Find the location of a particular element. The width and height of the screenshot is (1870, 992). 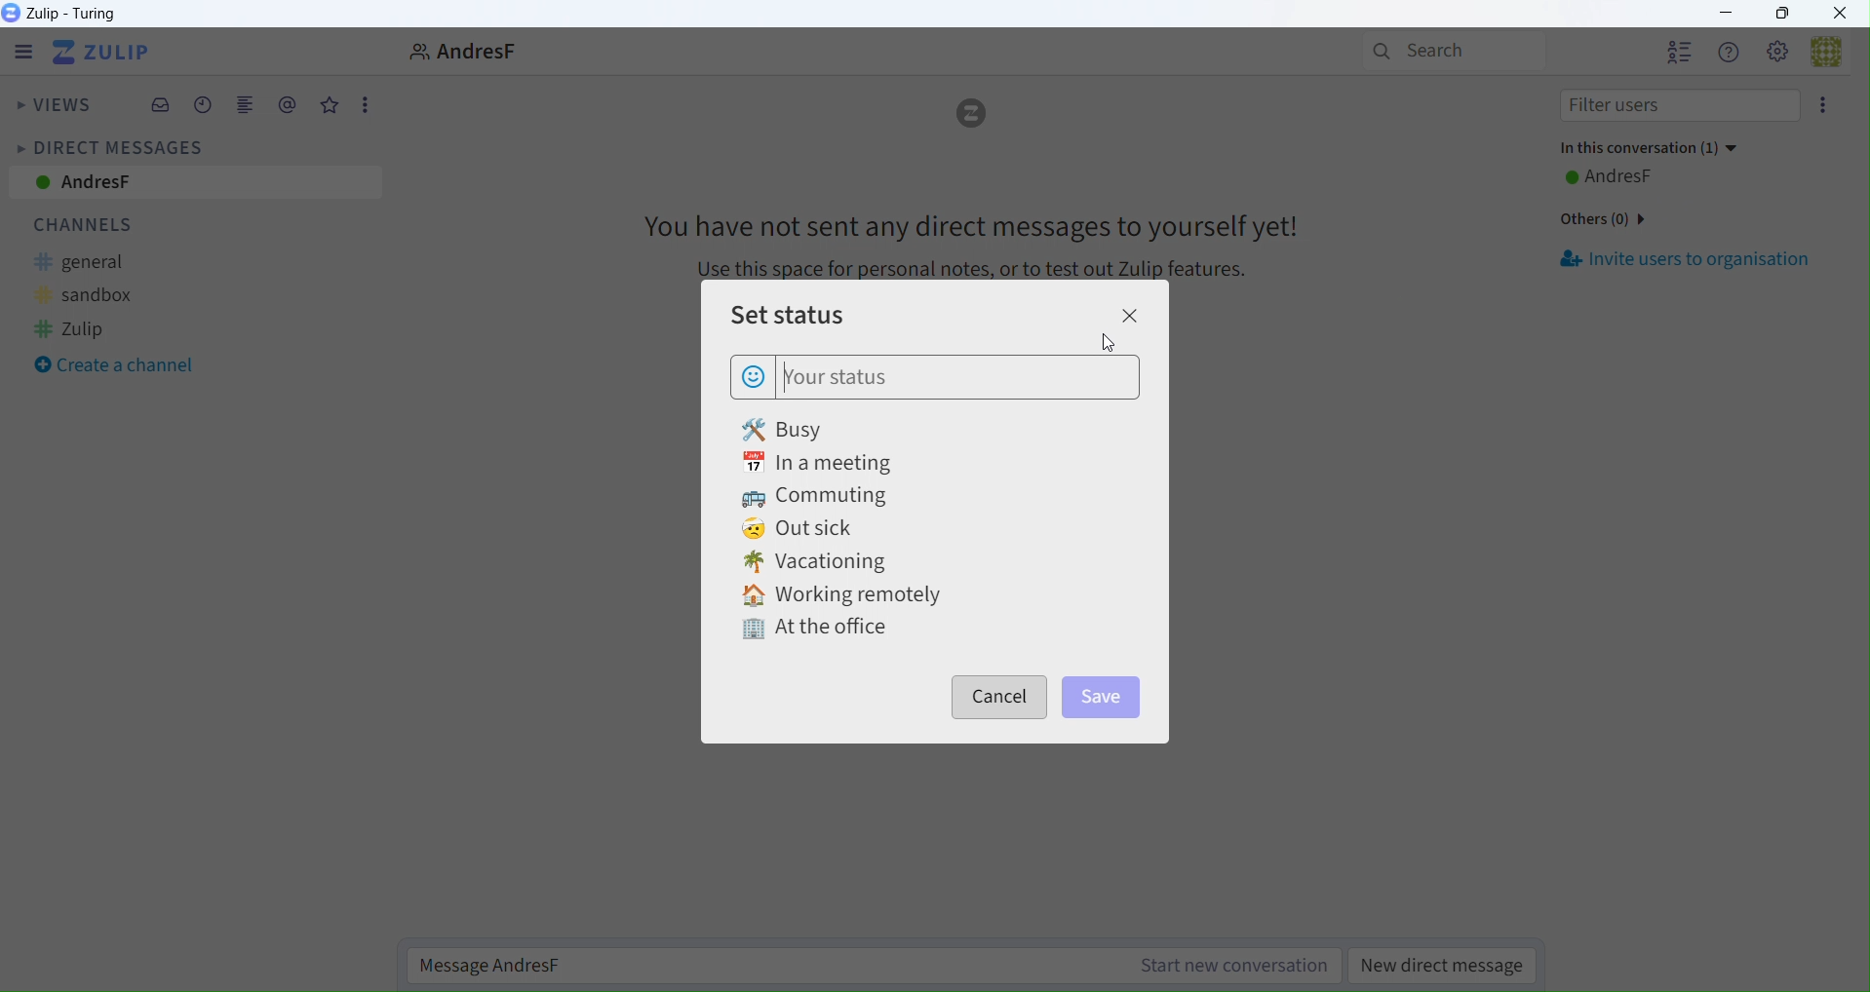

User is located at coordinates (1836, 58).